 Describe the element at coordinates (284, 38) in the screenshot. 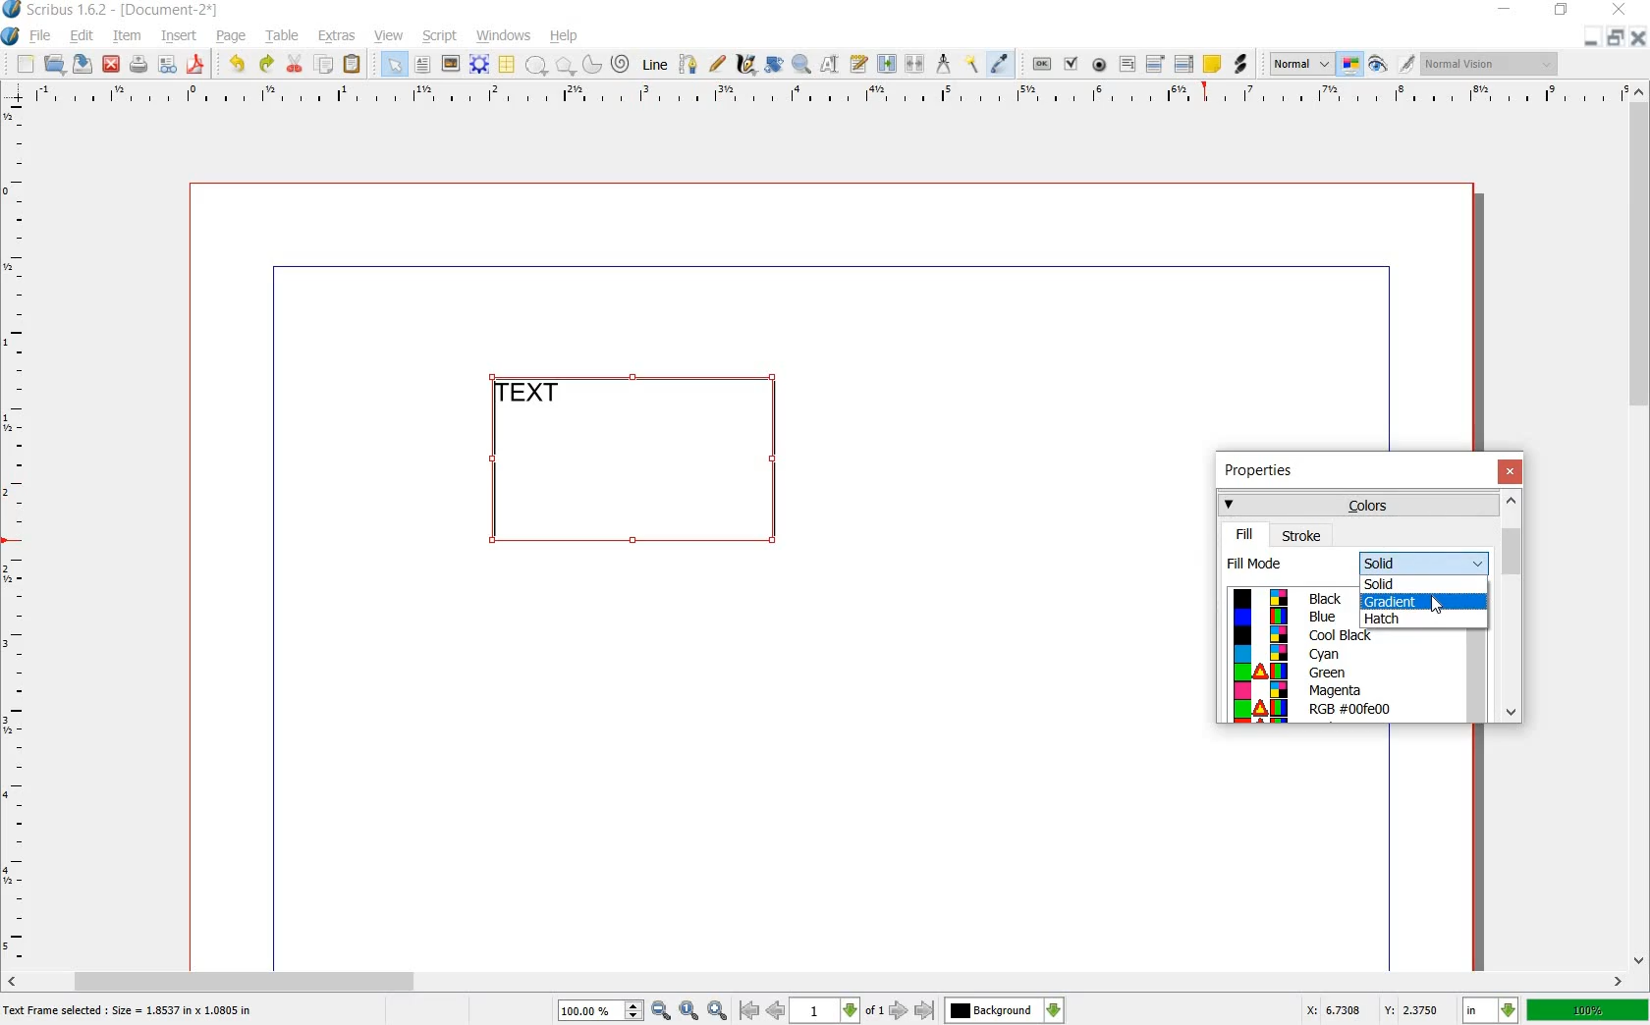

I see `table` at that location.